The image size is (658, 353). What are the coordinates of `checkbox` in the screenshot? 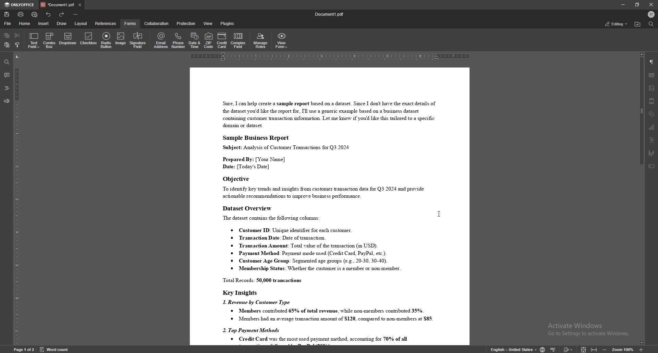 It's located at (89, 39).